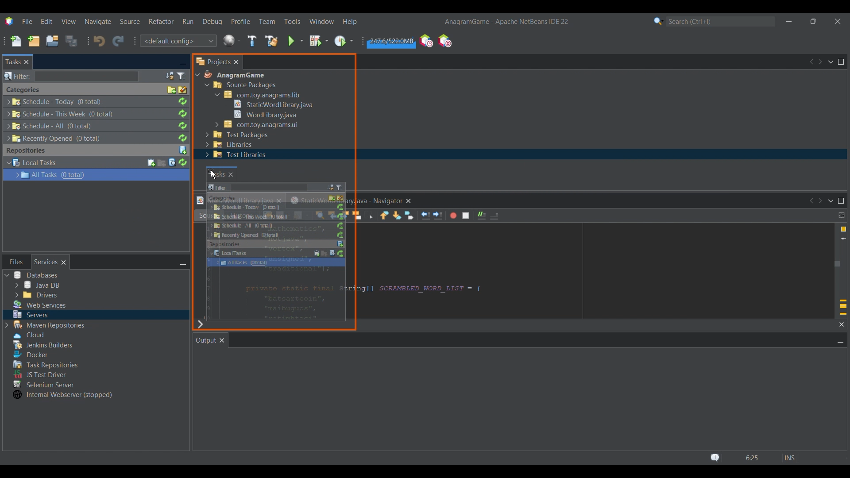 This screenshot has height=478, width=850. What do you see at coordinates (425, 216) in the screenshot?
I see `Shift line left` at bounding box center [425, 216].